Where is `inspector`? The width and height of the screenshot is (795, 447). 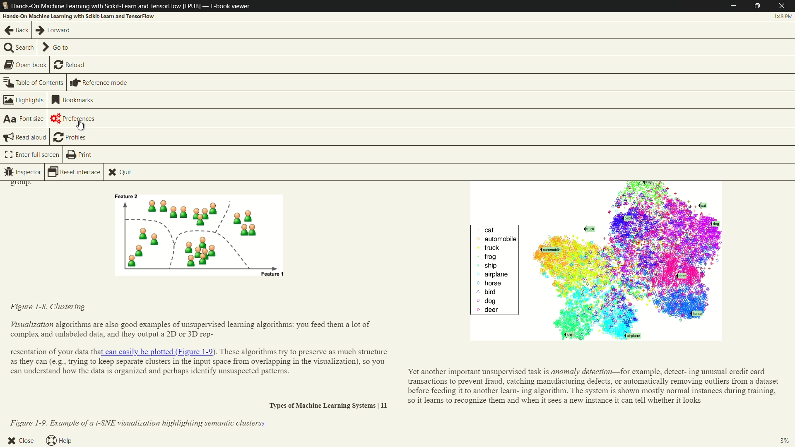 inspector is located at coordinates (23, 172).